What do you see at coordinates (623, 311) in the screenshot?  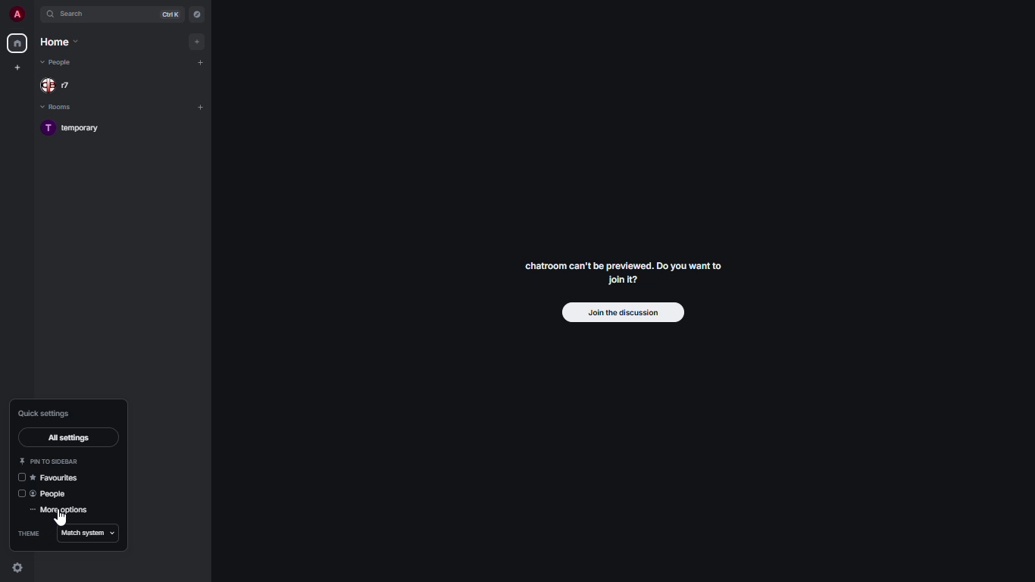 I see `join the discussion` at bounding box center [623, 311].